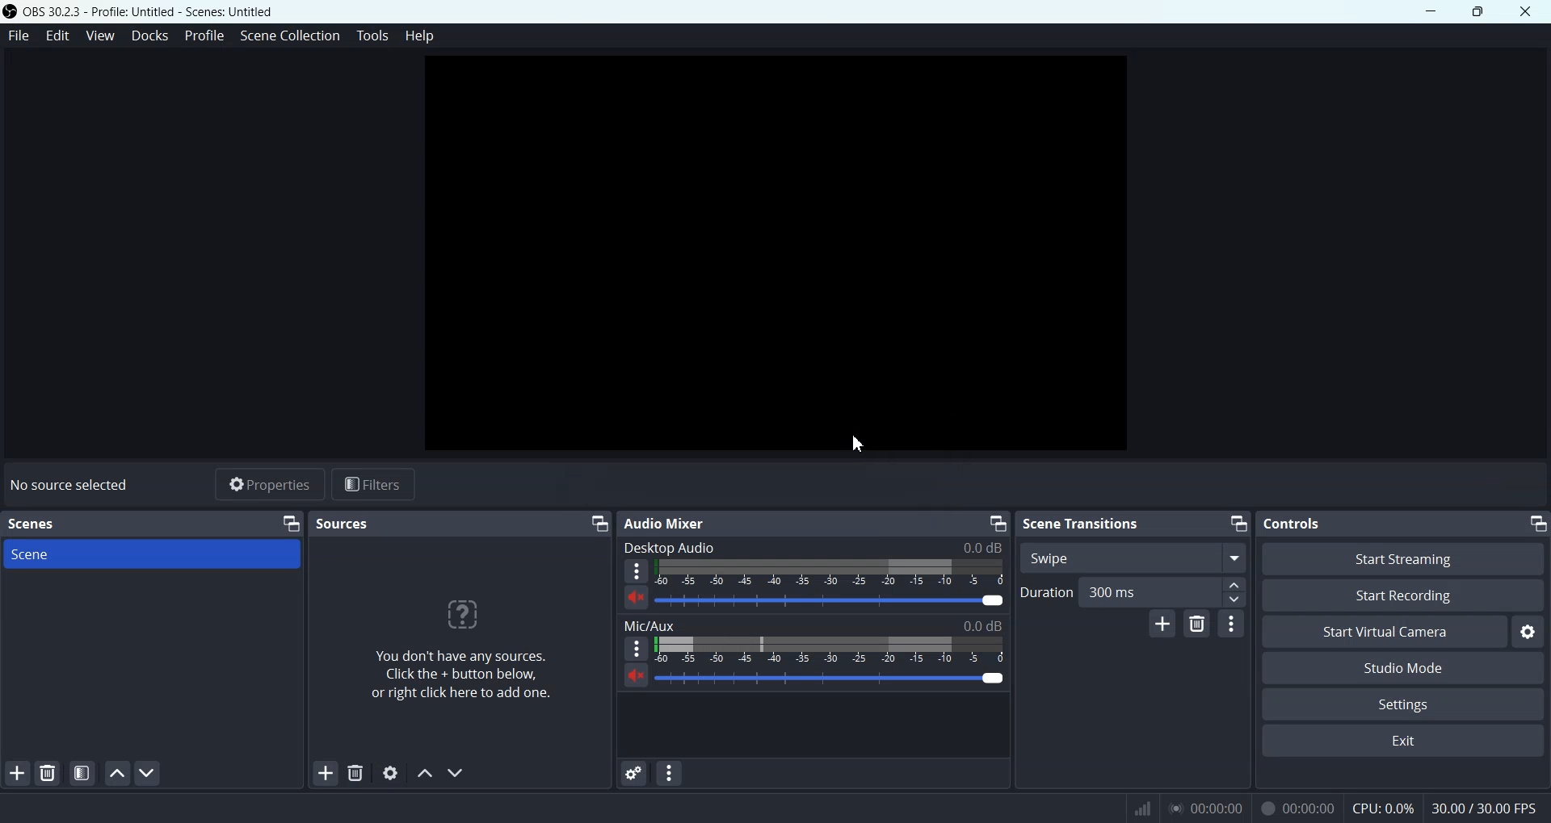  Describe the element at coordinates (864, 441) in the screenshot. I see `Cursor` at that location.